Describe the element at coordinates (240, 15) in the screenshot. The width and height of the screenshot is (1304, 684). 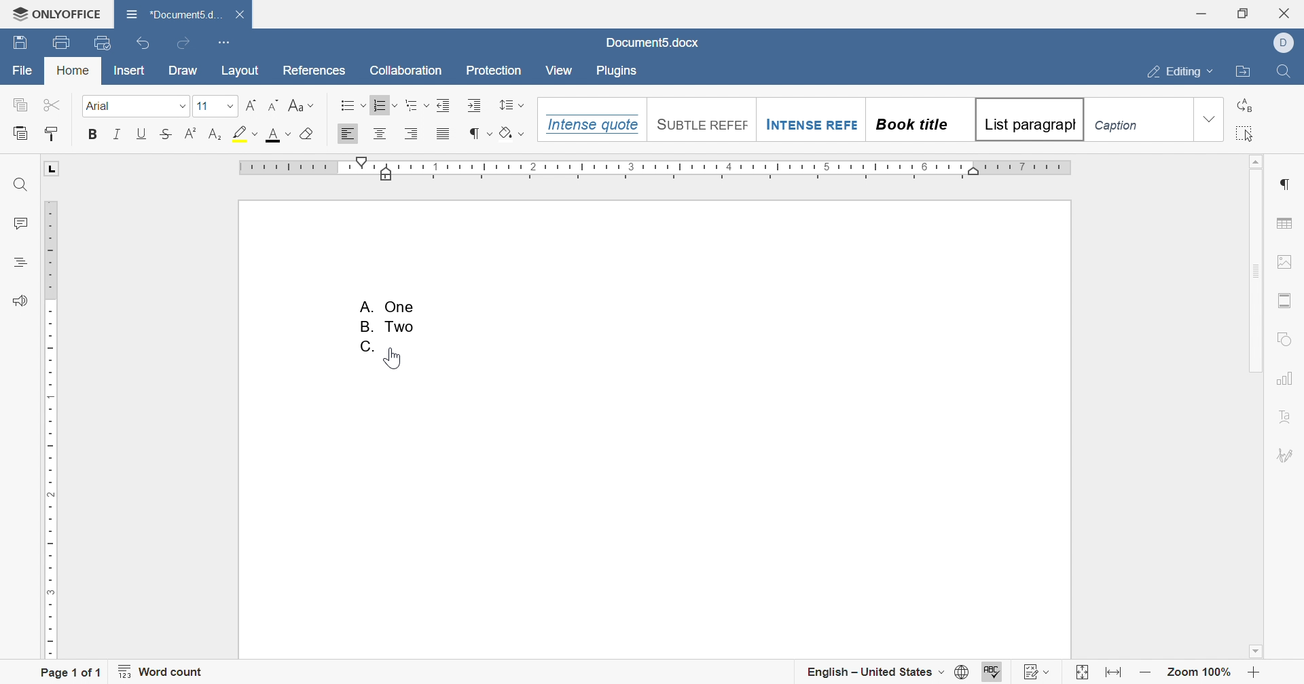
I see `Close` at that location.